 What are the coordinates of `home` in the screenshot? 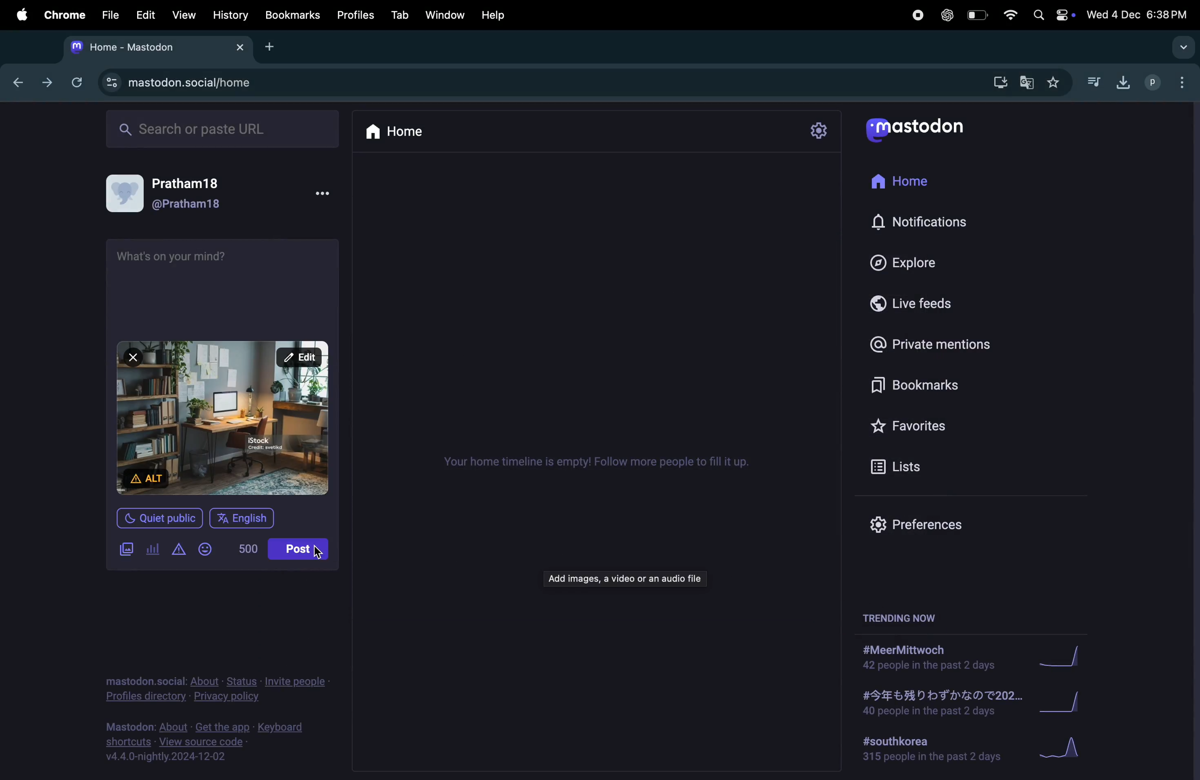 It's located at (905, 184).